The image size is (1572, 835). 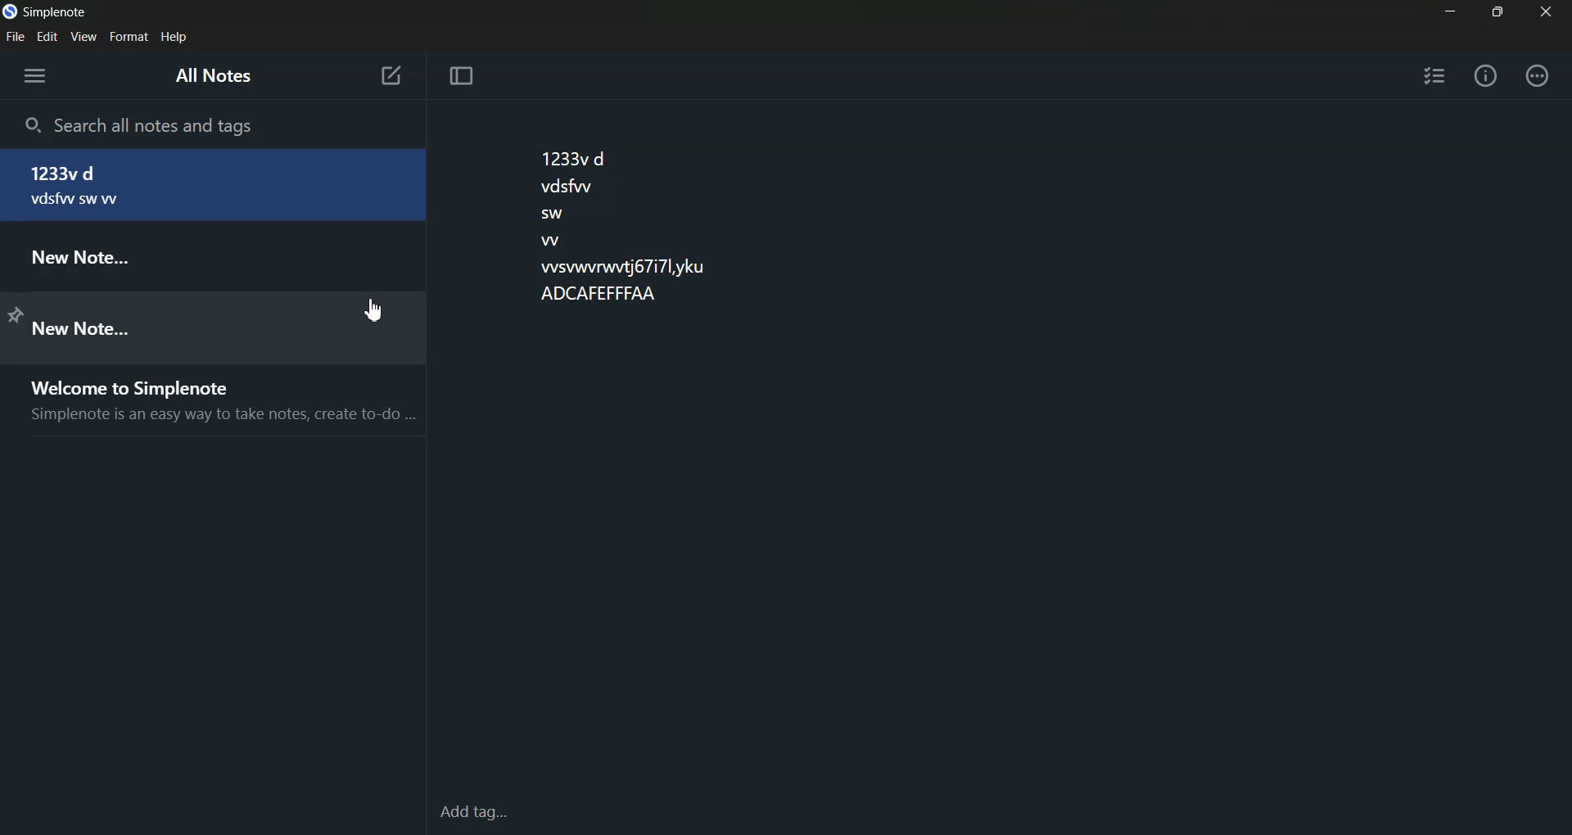 I want to click on Help, so click(x=174, y=38).